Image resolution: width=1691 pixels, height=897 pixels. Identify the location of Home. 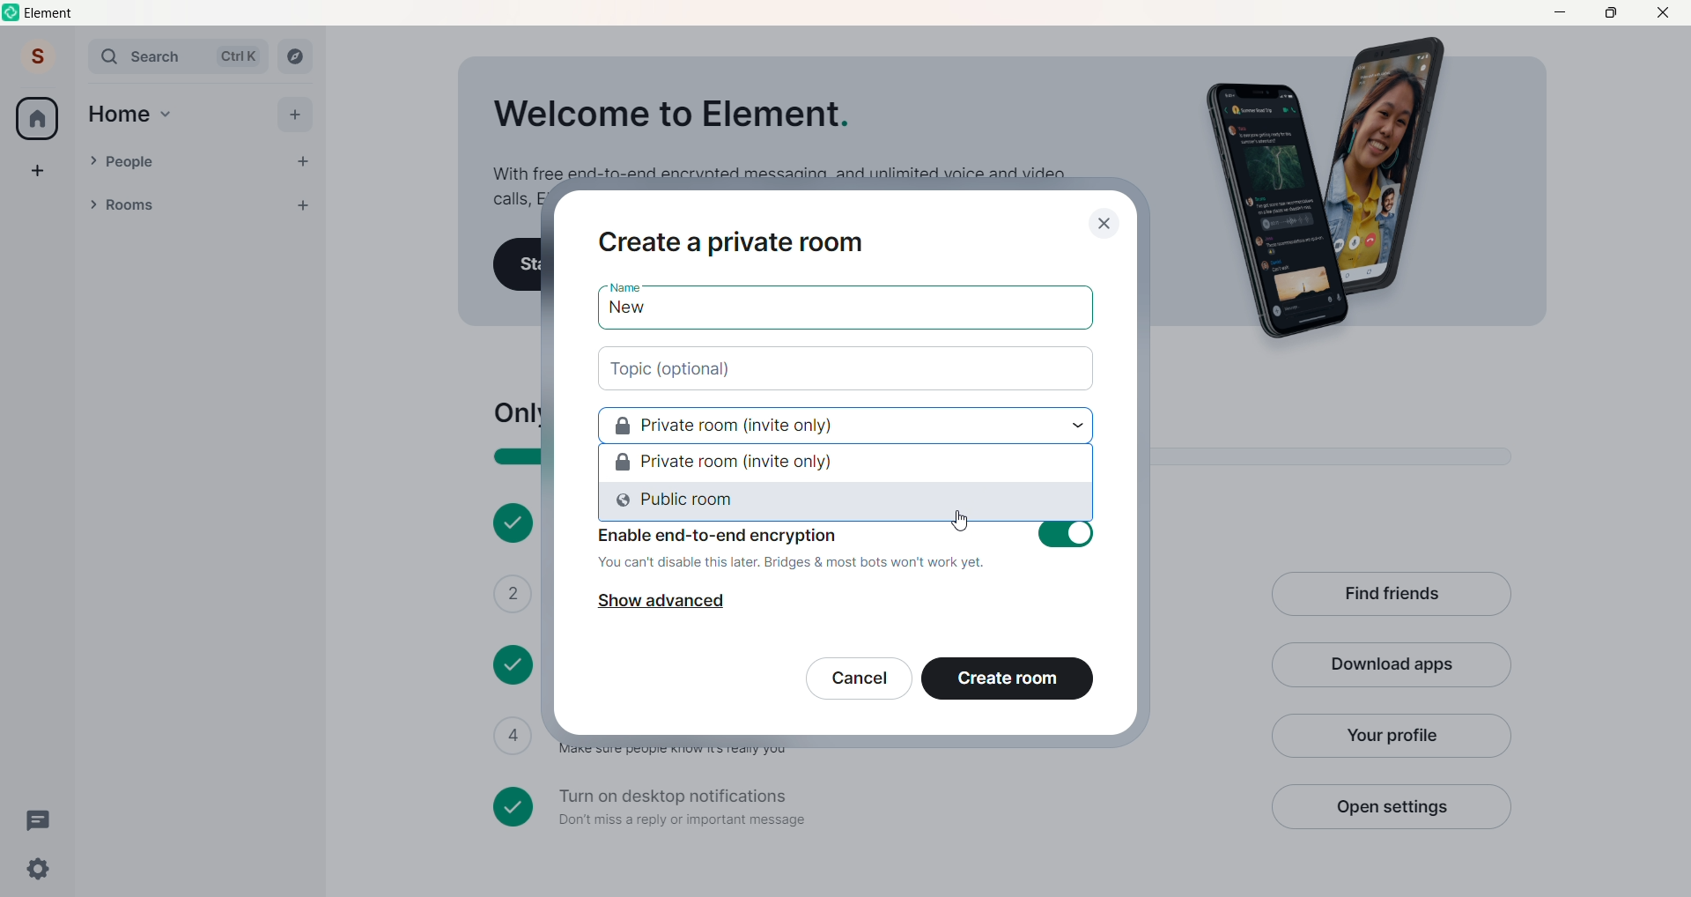
(119, 115).